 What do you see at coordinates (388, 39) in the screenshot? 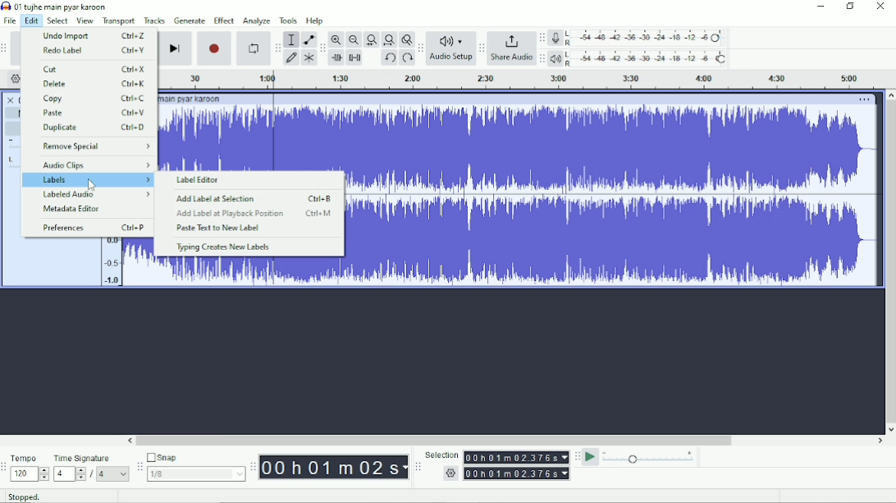
I see `Fit project to width` at bounding box center [388, 39].